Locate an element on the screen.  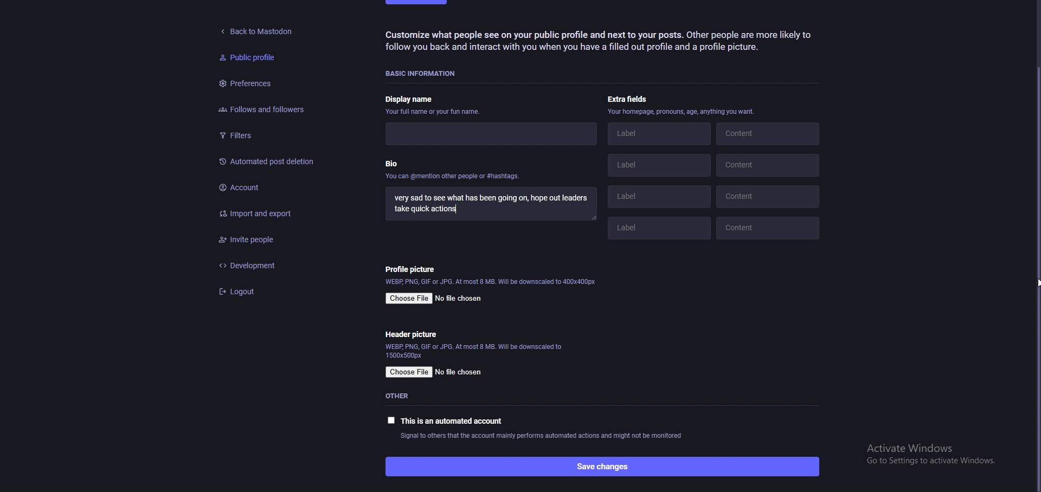
Preferences is located at coordinates (246, 85).